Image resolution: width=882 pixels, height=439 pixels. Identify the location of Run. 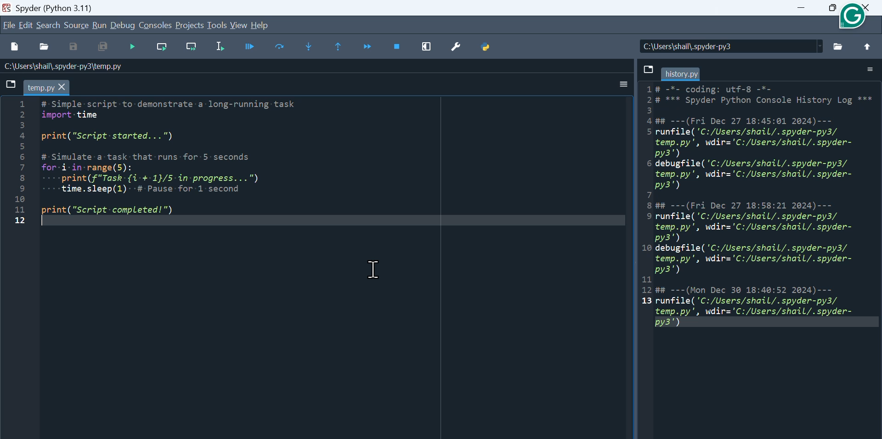
(100, 25).